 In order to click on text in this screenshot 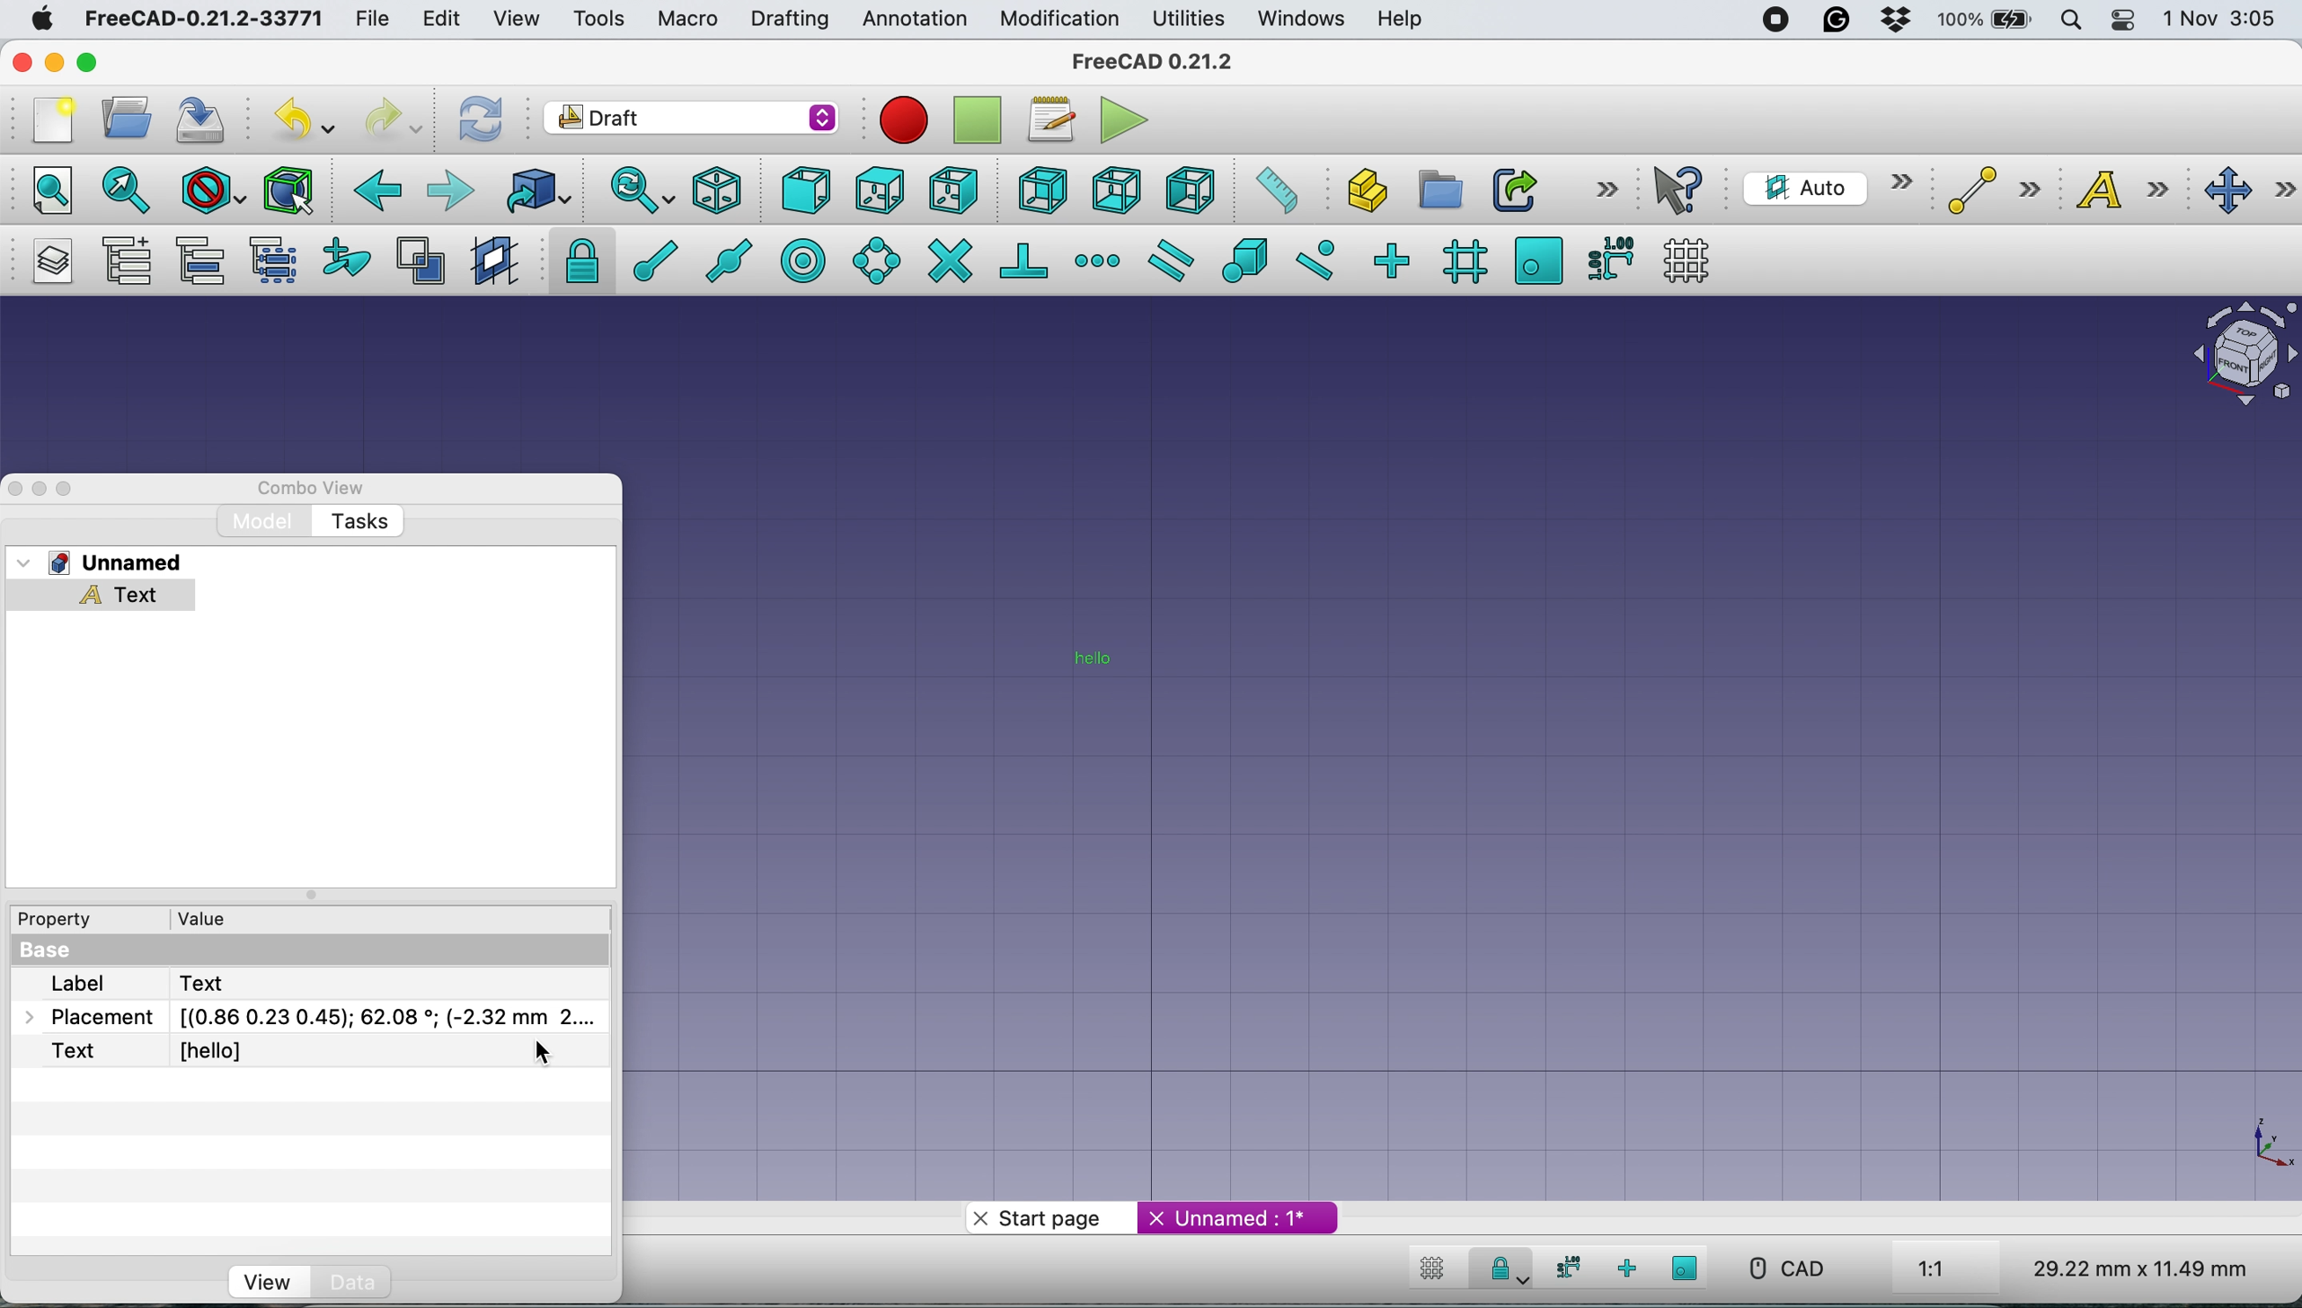, I will do `click(105, 598)`.